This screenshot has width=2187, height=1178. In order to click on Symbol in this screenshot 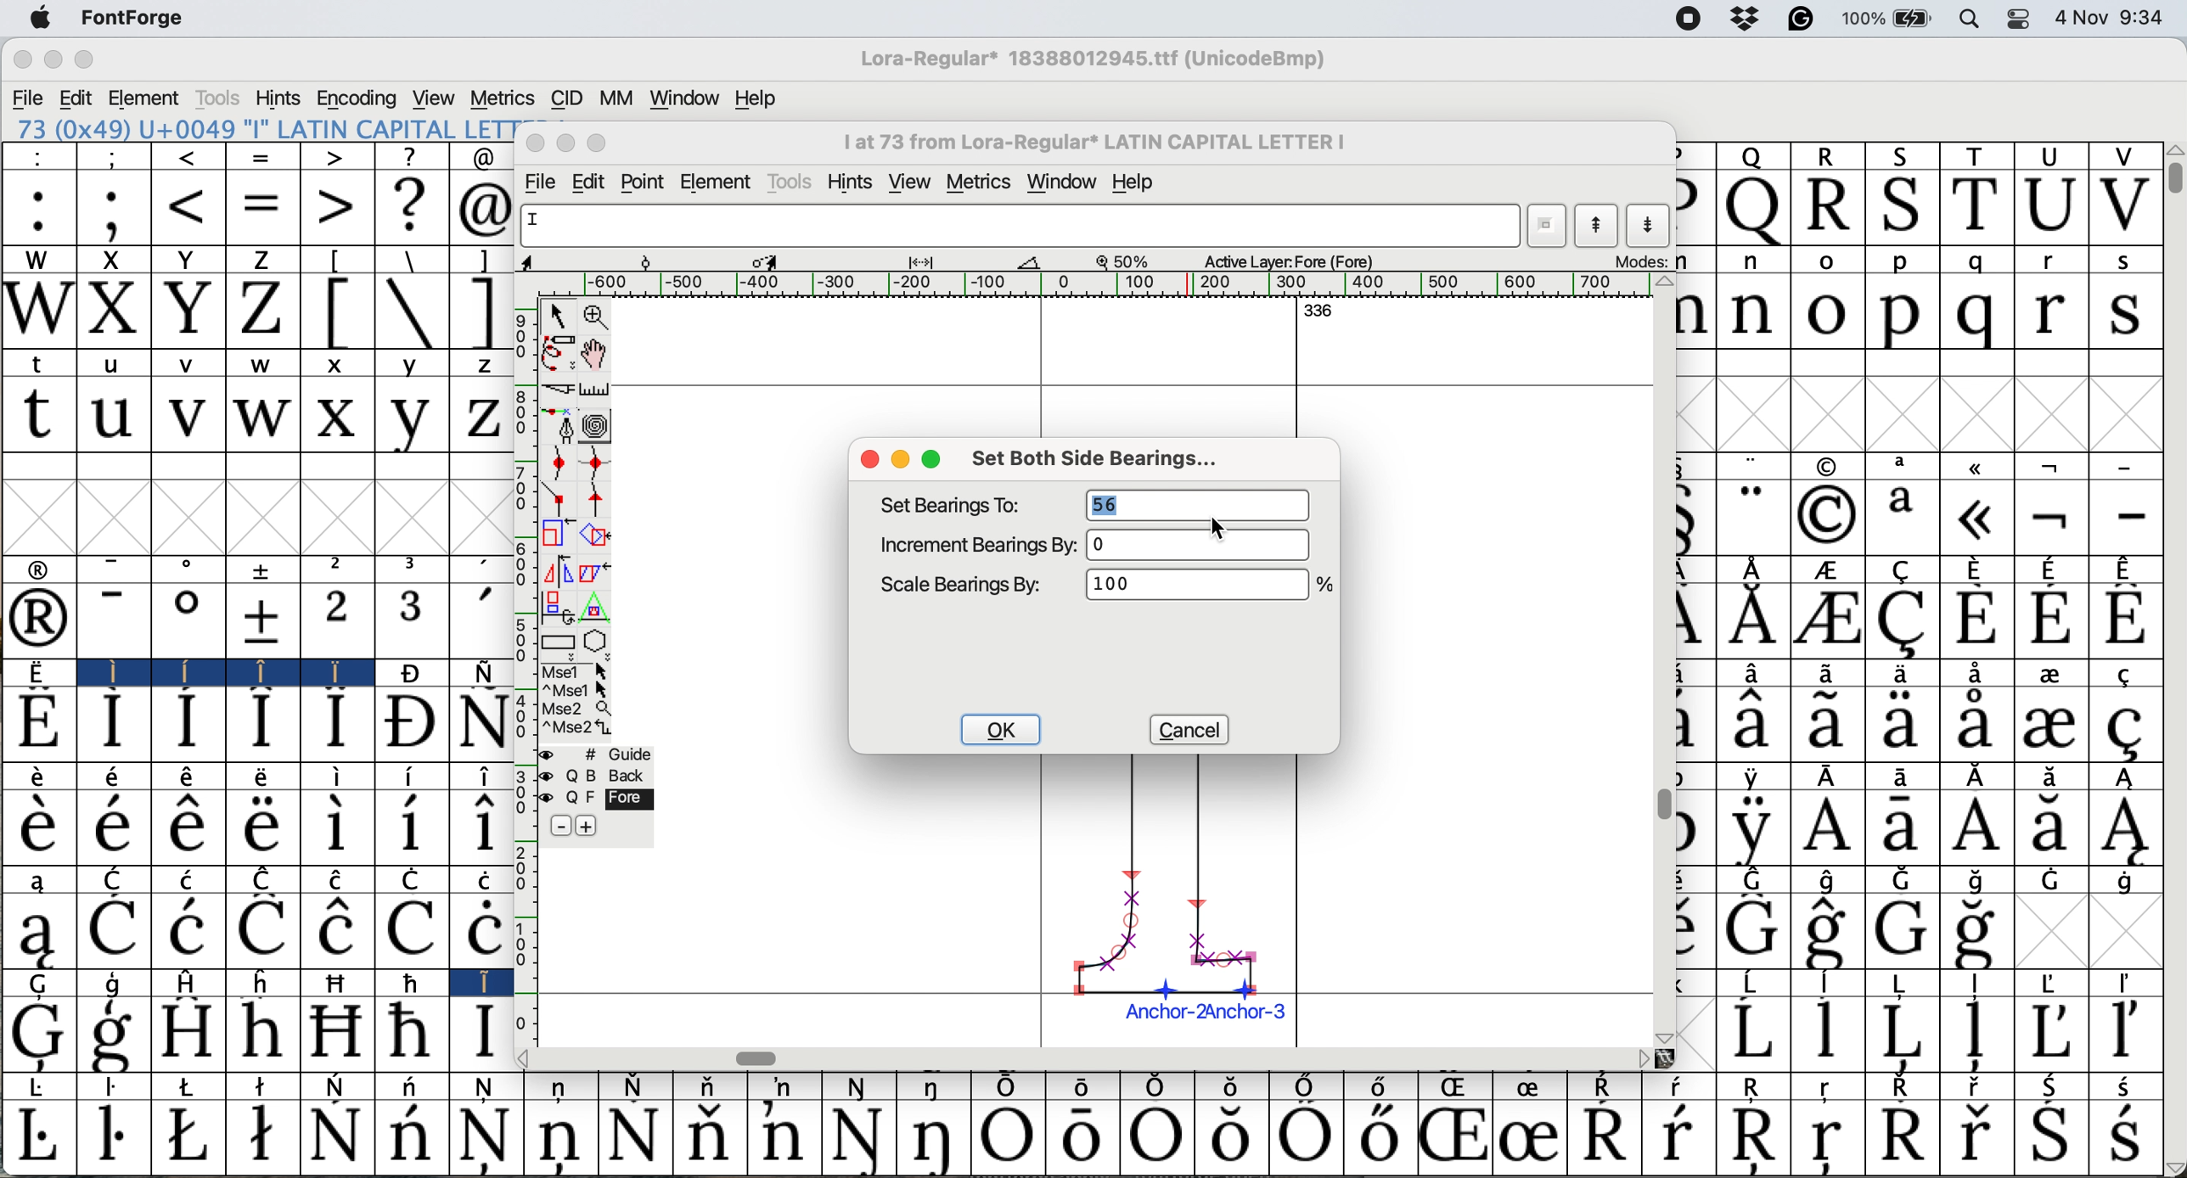, I will do `click(263, 1085)`.